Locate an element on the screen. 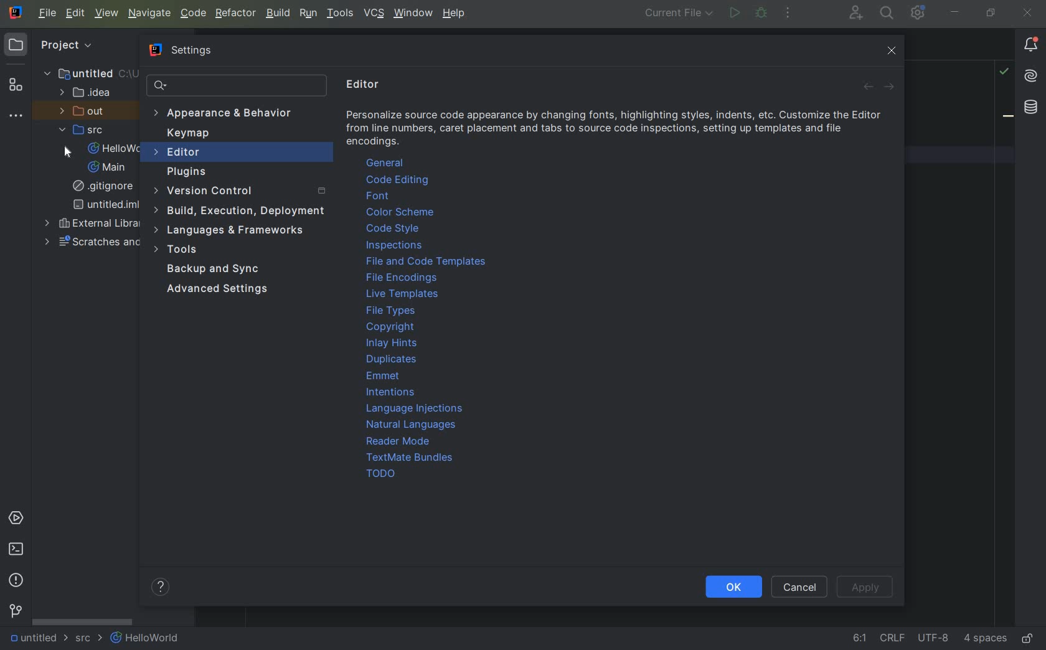  more actions is located at coordinates (790, 15).